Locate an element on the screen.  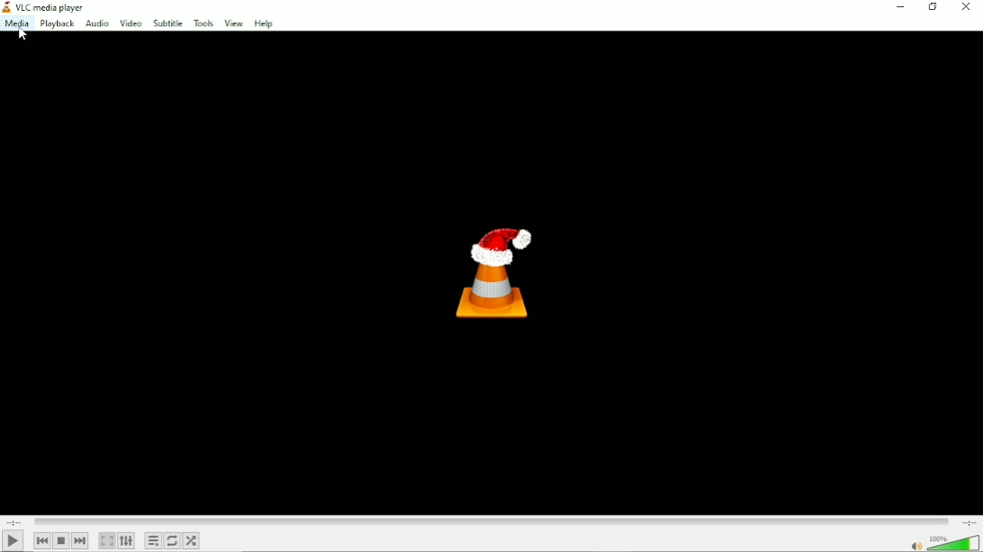
Stop playback is located at coordinates (61, 540).